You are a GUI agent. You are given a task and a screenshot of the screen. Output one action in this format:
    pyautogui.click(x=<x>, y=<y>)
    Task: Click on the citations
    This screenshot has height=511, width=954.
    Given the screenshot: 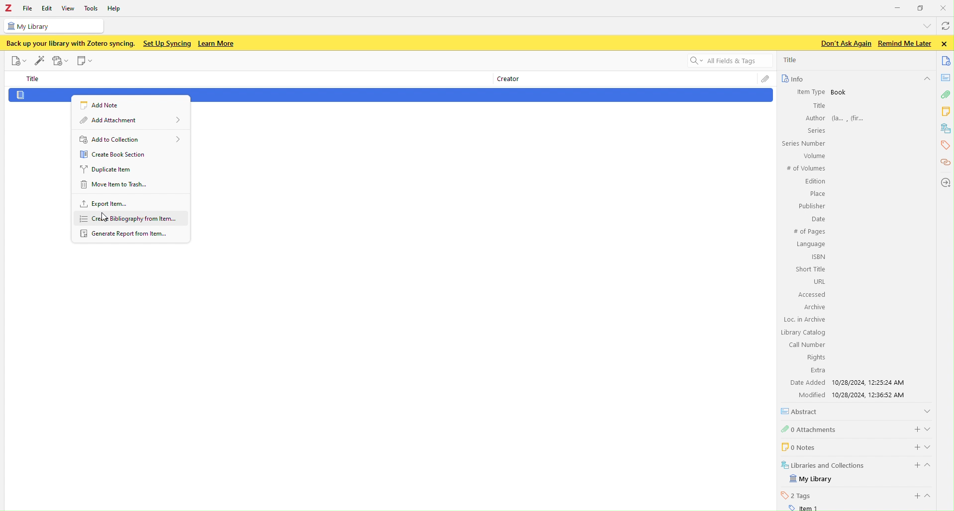 What is the action you would take?
    pyautogui.click(x=945, y=163)
    